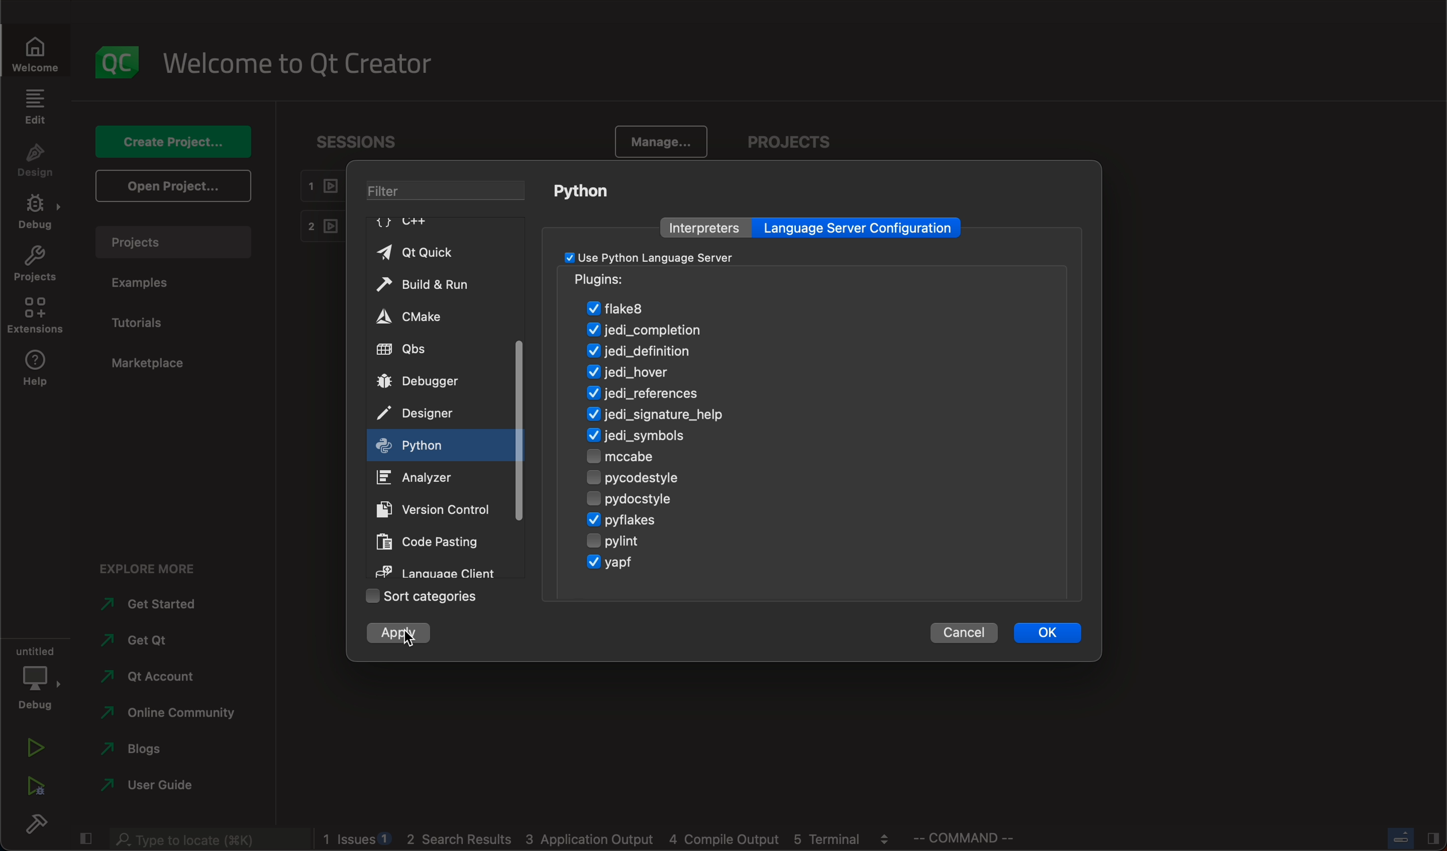 This screenshot has width=1447, height=851. I want to click on refernces, so click(645, 393).